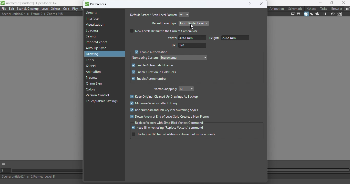 This screenshot has height=184, width=350. I want to click on Visualization, so click(96, 25).